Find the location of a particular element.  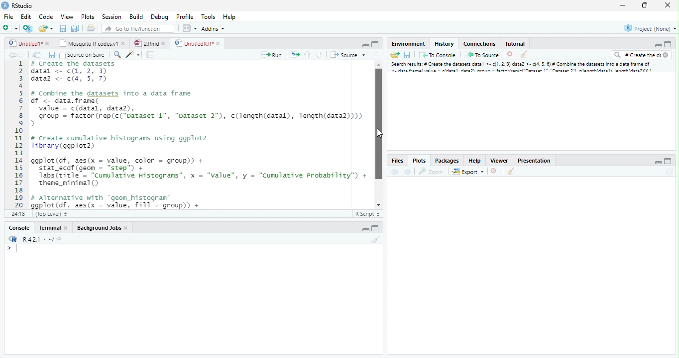

Plots is located at coordinates (419, 160).